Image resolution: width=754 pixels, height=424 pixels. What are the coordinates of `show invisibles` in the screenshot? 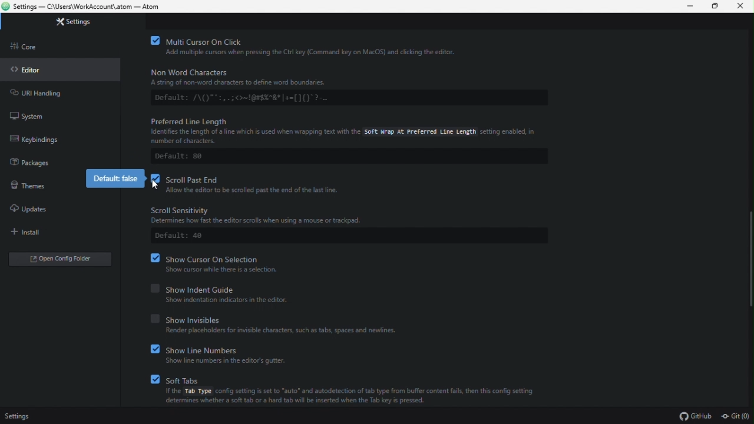 It's located at (284, 320).